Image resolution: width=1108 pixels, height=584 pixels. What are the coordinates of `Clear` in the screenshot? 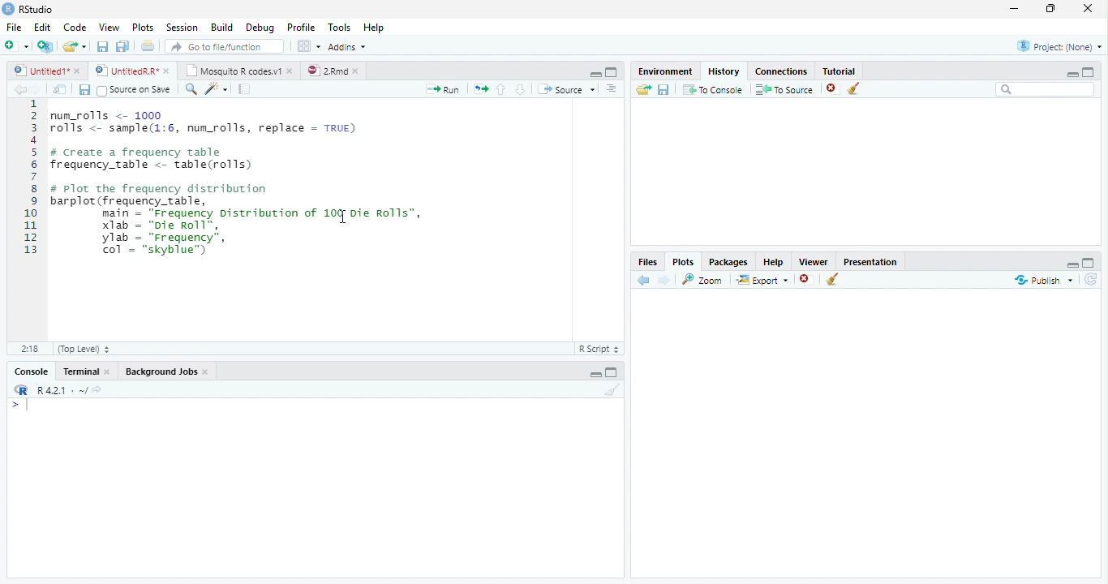 It's located at (612, 389).